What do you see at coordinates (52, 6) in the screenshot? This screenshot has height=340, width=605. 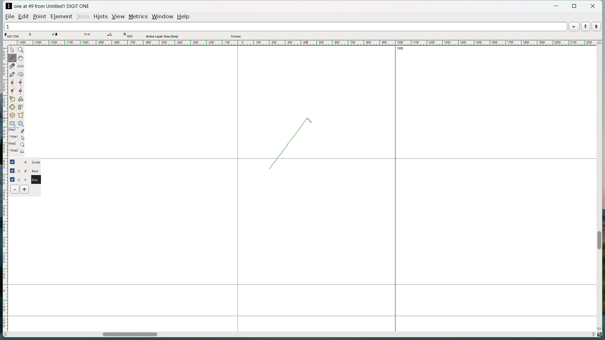 I see `one at 49 from Untitled1 DIGIT ONE` at bounding box center [52, 6].